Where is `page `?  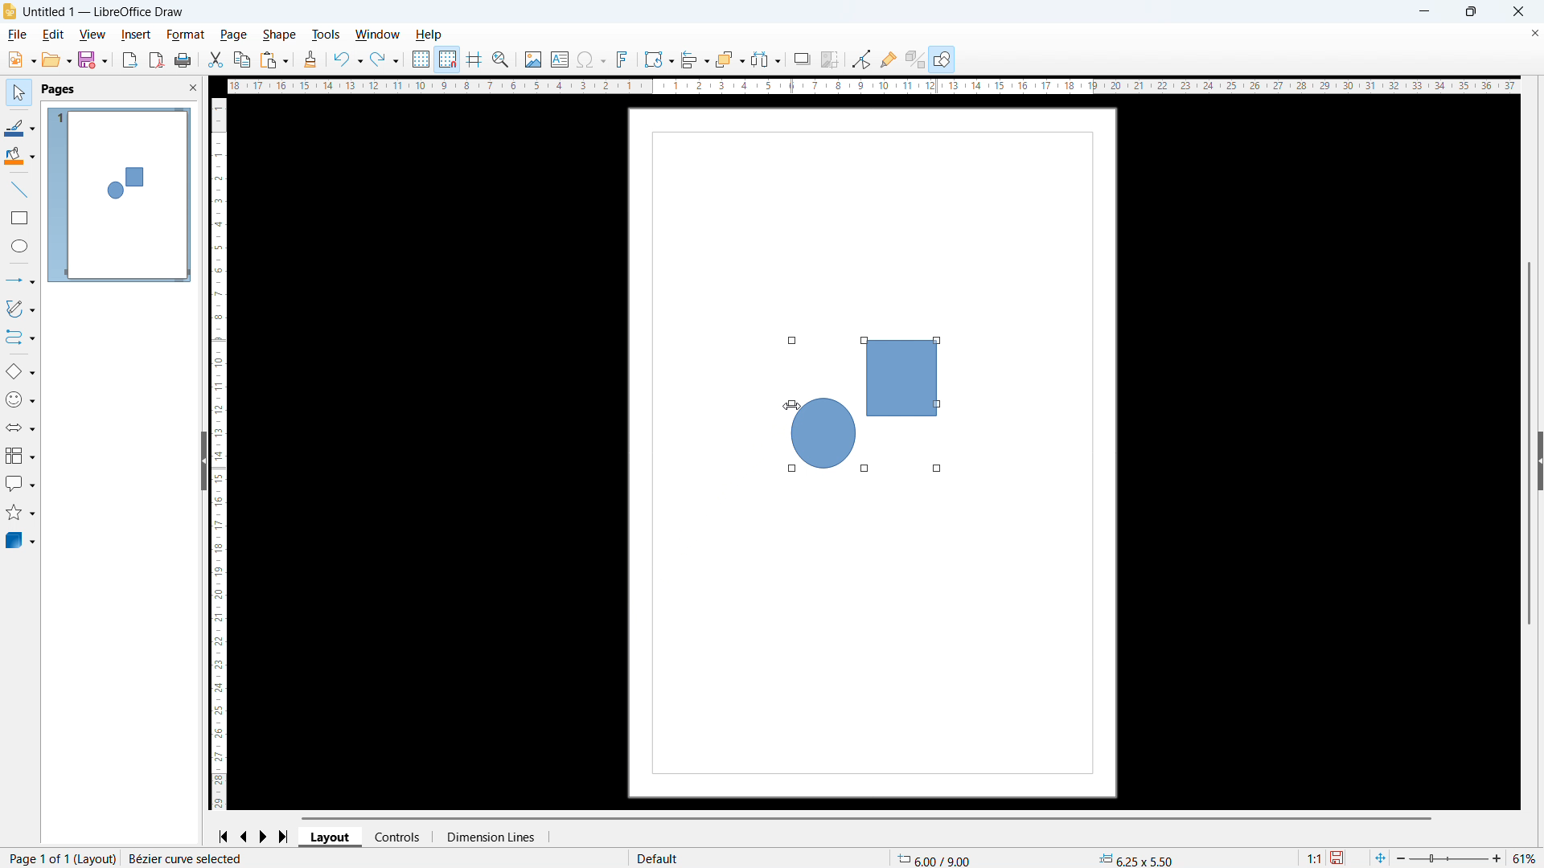 page  is located at coordinates (233, 35).